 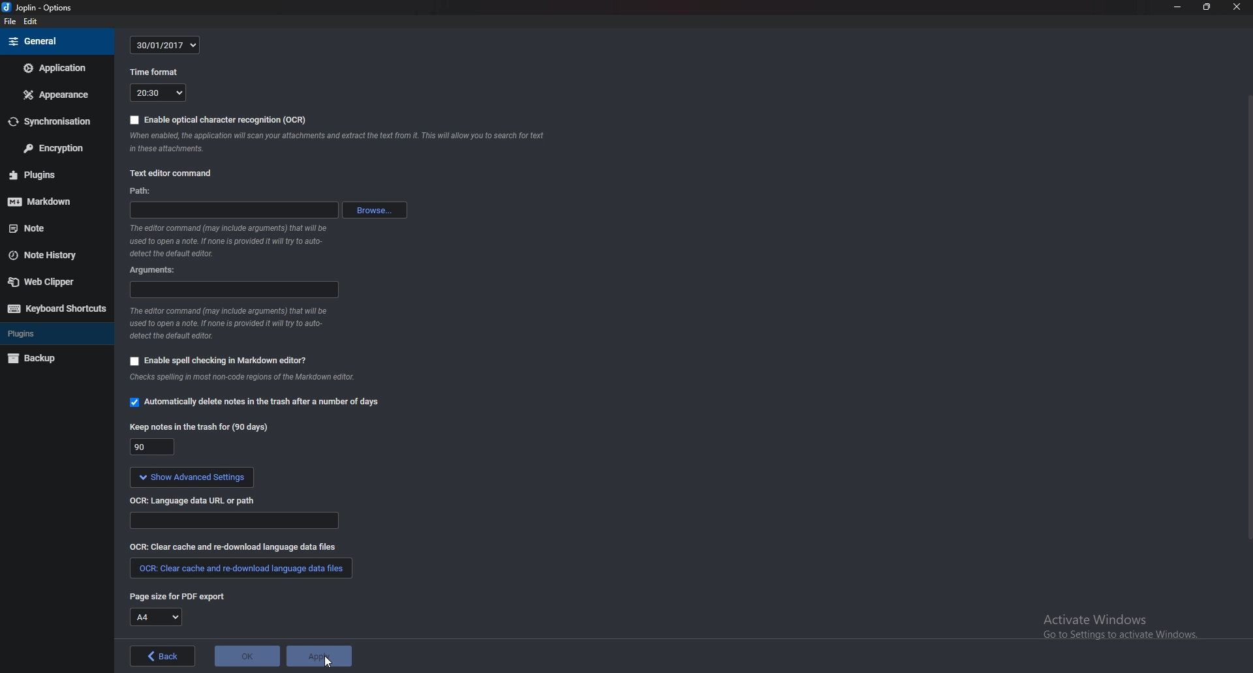 What do you see at coordinates (54, 121) in the screenshot?
I see `Synchronization` at bounding box center [54, 121].